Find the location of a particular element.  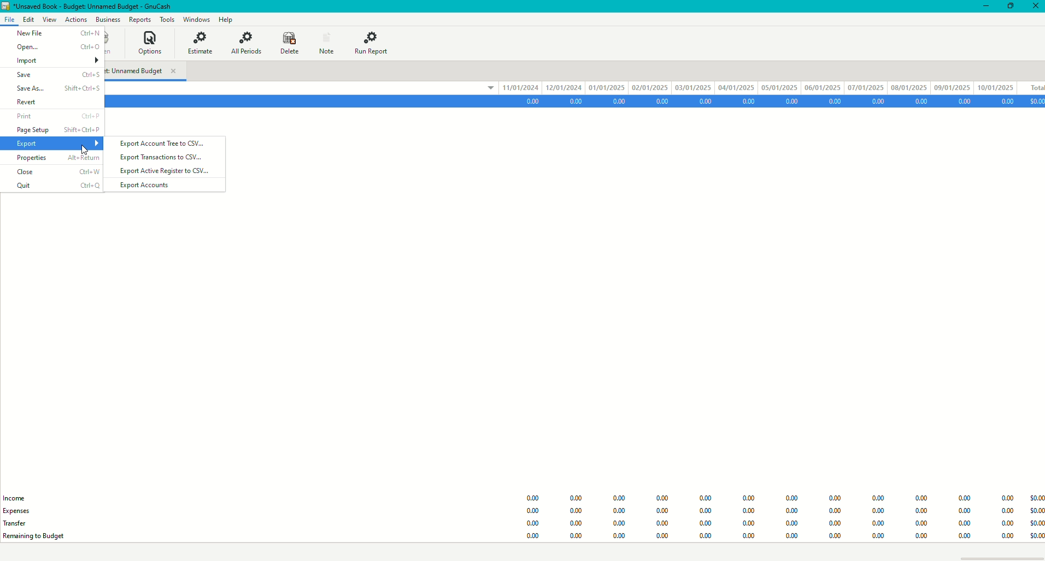

View is located at coordinates (48, 18).